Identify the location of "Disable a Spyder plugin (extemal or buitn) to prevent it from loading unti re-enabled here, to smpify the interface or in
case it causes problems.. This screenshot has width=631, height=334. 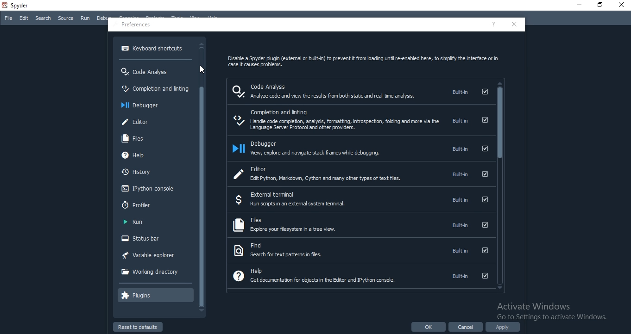
(365, 62).